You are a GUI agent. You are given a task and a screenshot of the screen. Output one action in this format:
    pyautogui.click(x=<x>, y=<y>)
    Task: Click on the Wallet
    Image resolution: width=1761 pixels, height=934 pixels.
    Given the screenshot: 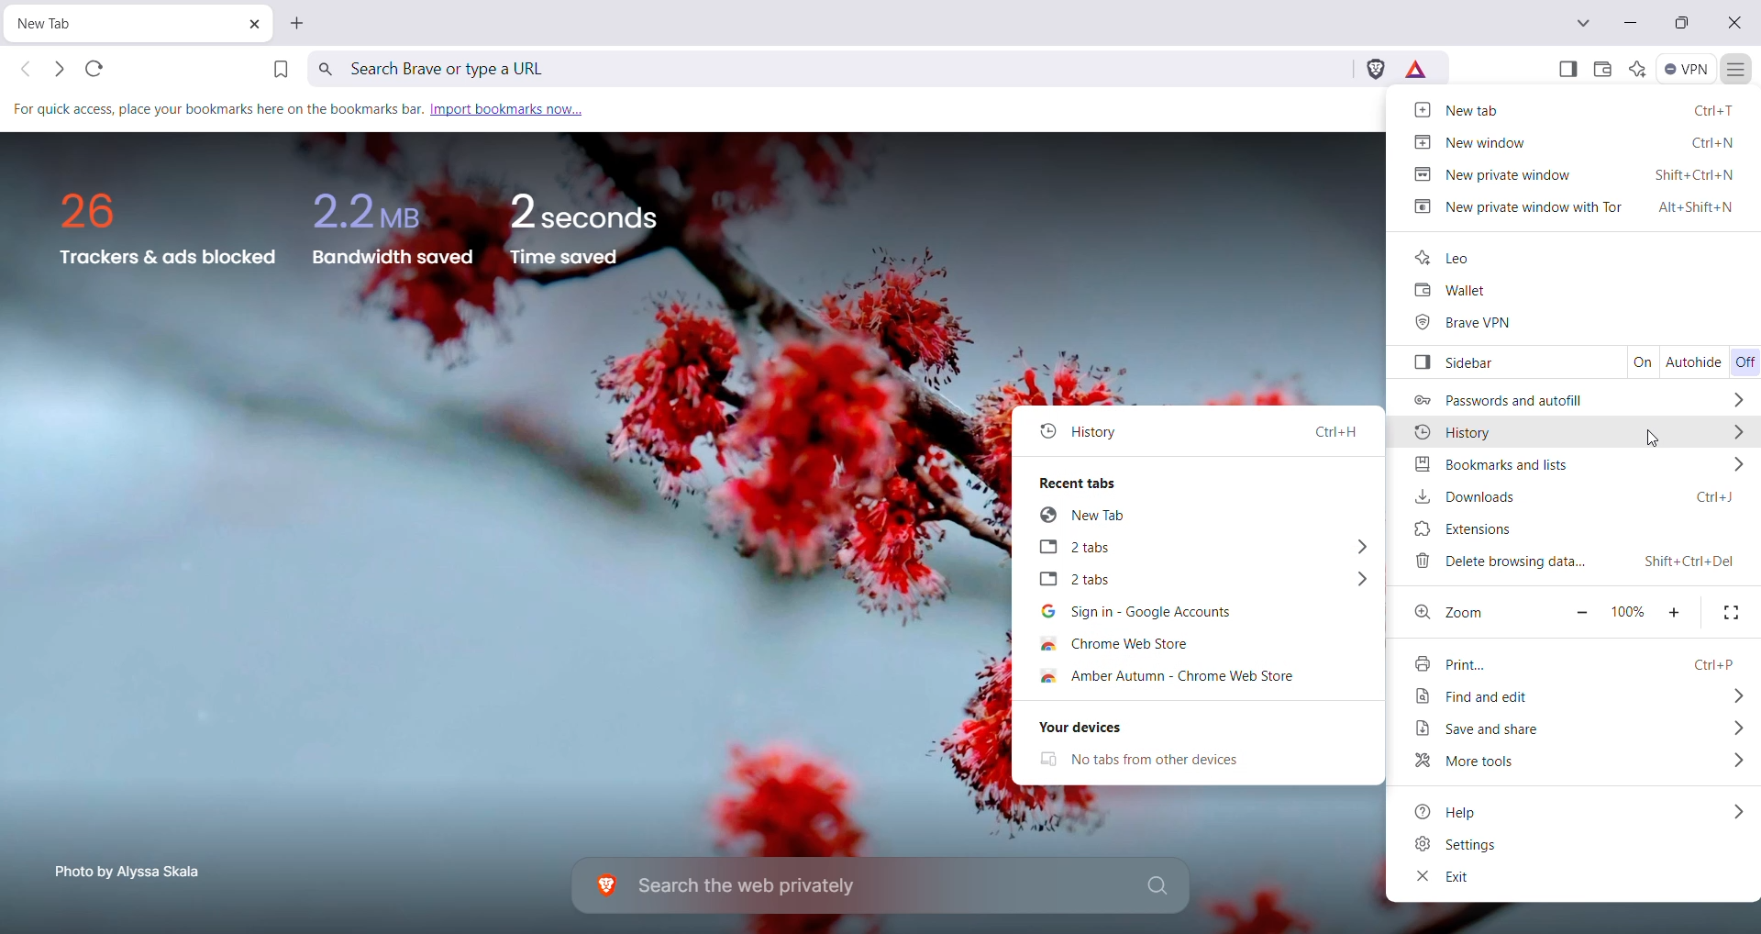 What is the action you would take?
    pyautogui.click(x=1445, y=292)
    